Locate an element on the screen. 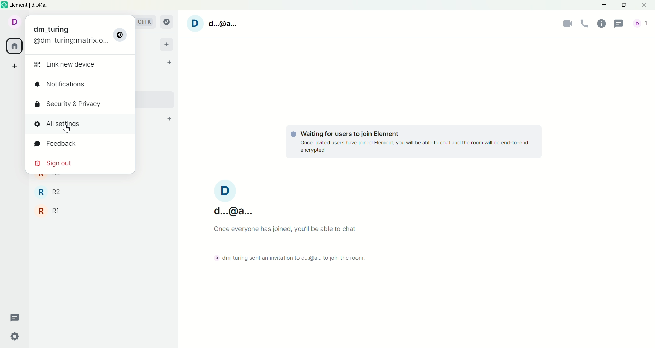 The image size is (655, 348). quick settings is located at coordinates (16, 338).